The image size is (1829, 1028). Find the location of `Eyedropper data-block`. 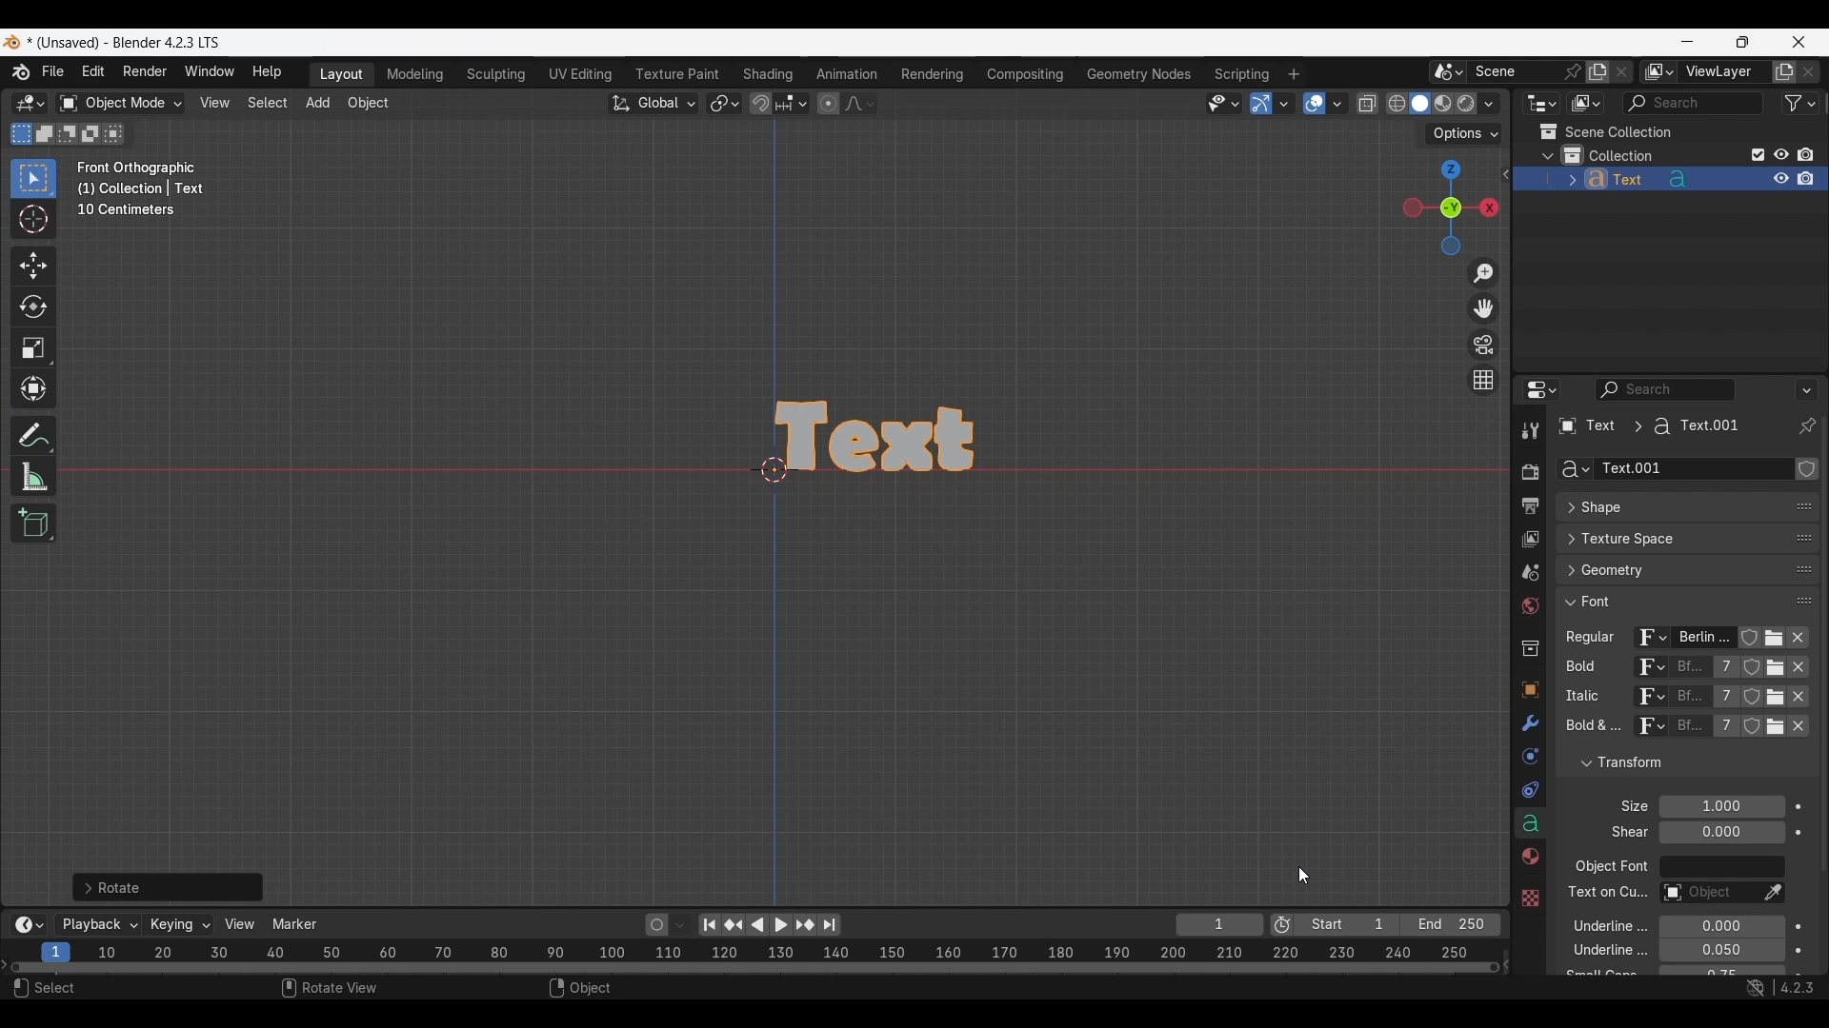

Eyedropper data-block is located at coordinates (1796, 501).